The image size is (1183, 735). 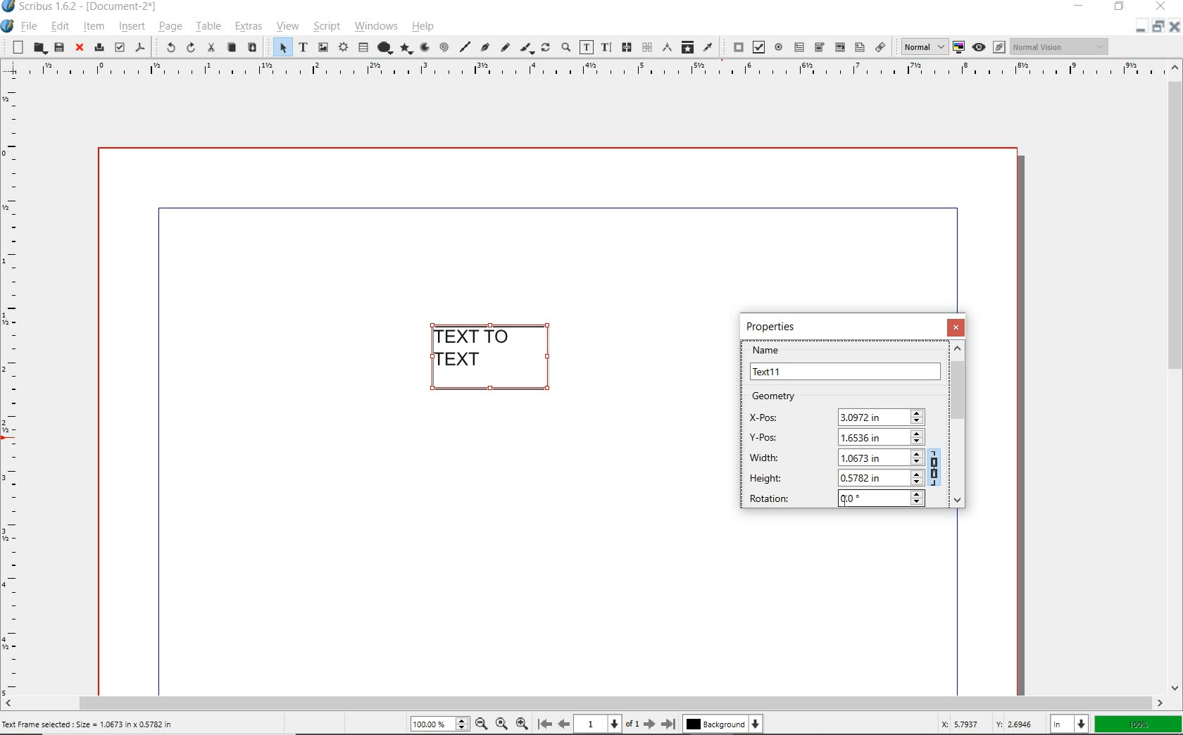 What do you see at coordinates (8, 27) in the screenshot?
I see `system icon` at bounding box center [8, 27].